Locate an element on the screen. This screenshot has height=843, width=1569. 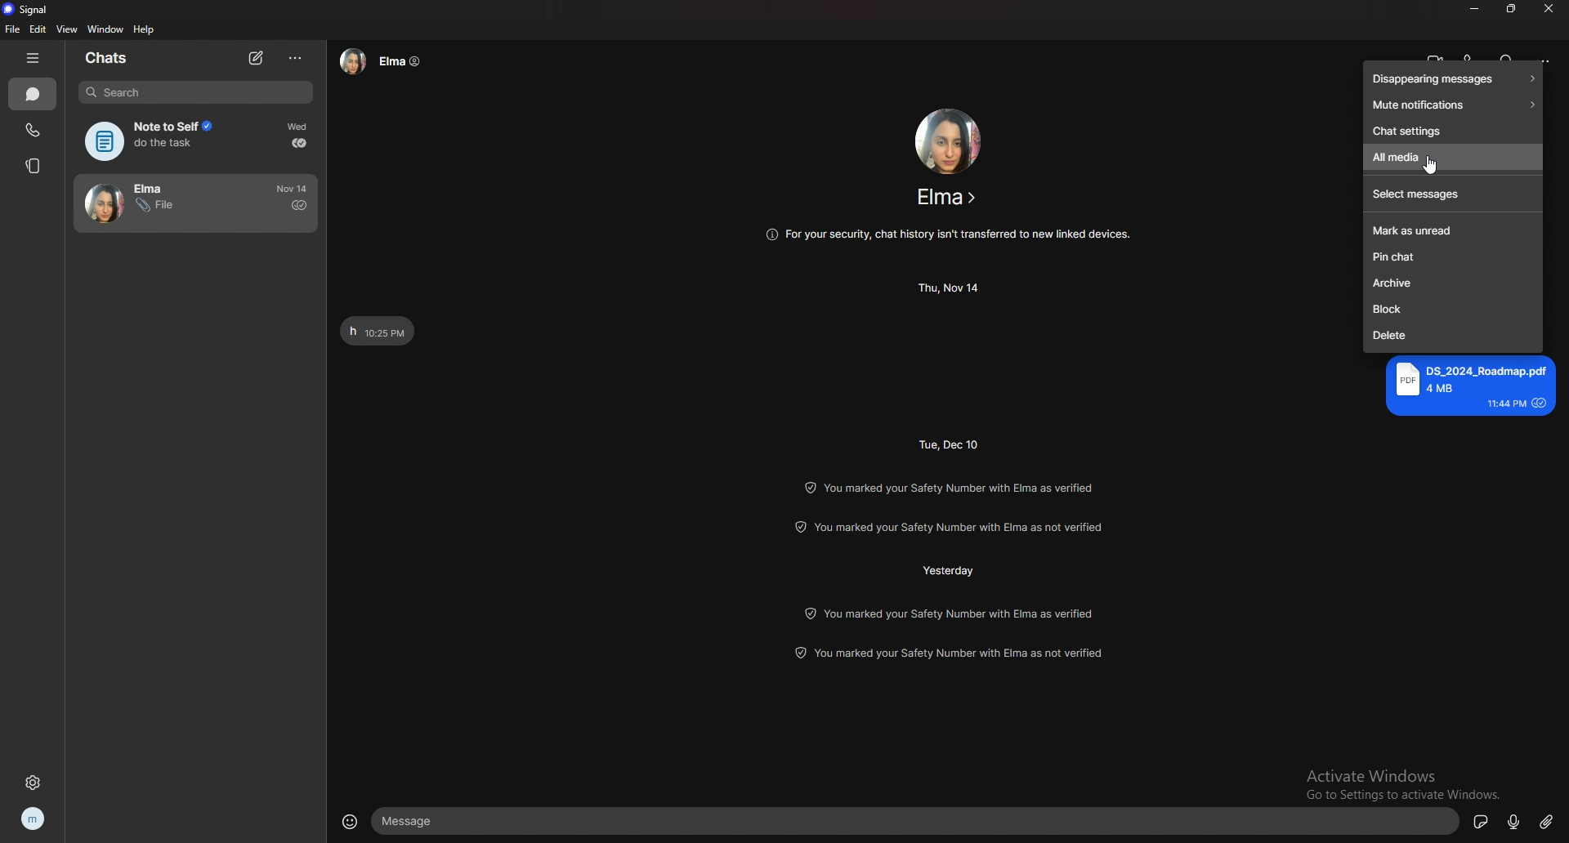
contact info is located at coordinates (383, 60).